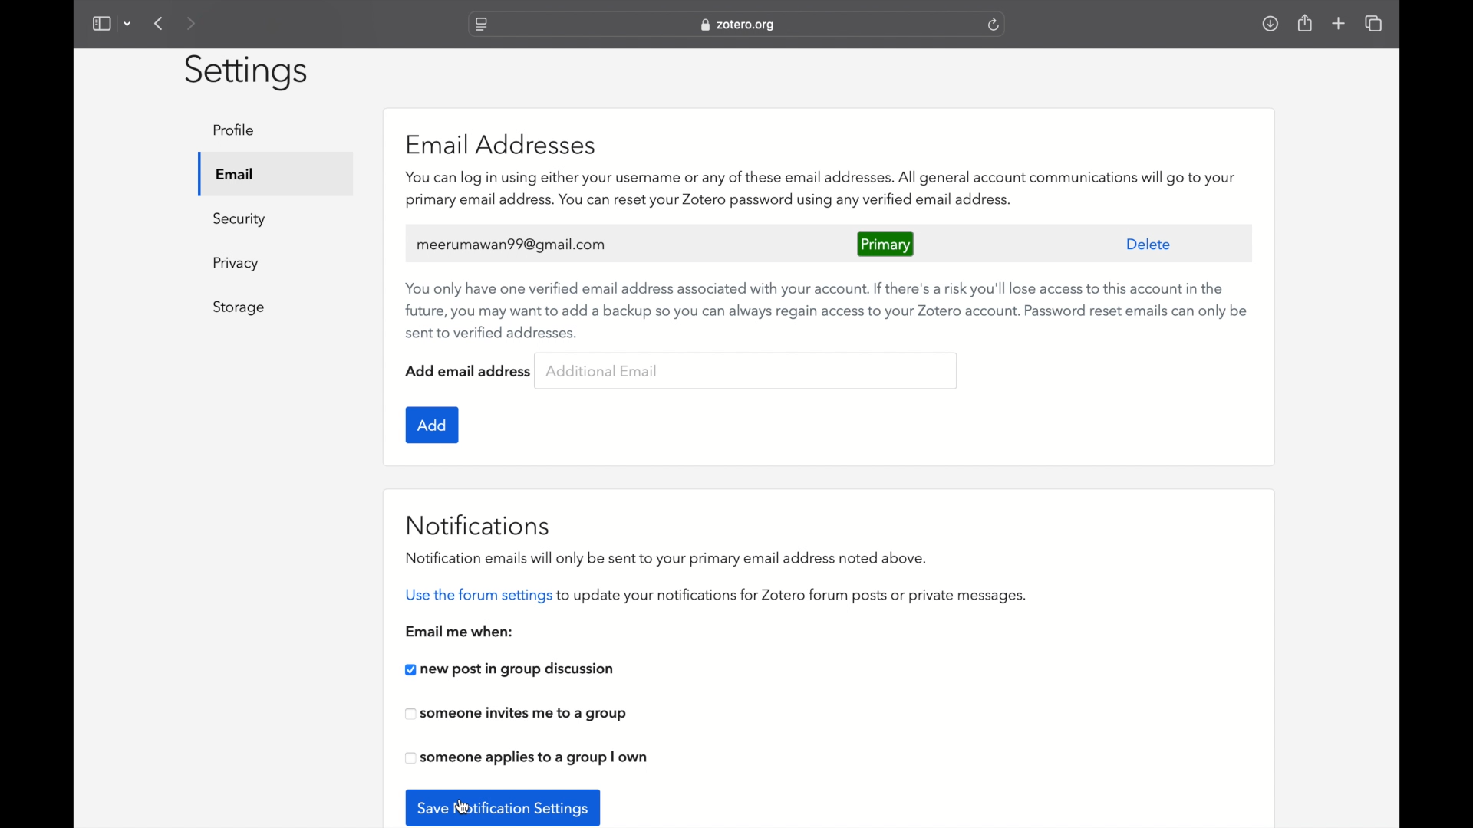 The height and width of the screenshot is (828, 1473). I want to click on recommendation to use verified backup email addresses, so click(827, 312).